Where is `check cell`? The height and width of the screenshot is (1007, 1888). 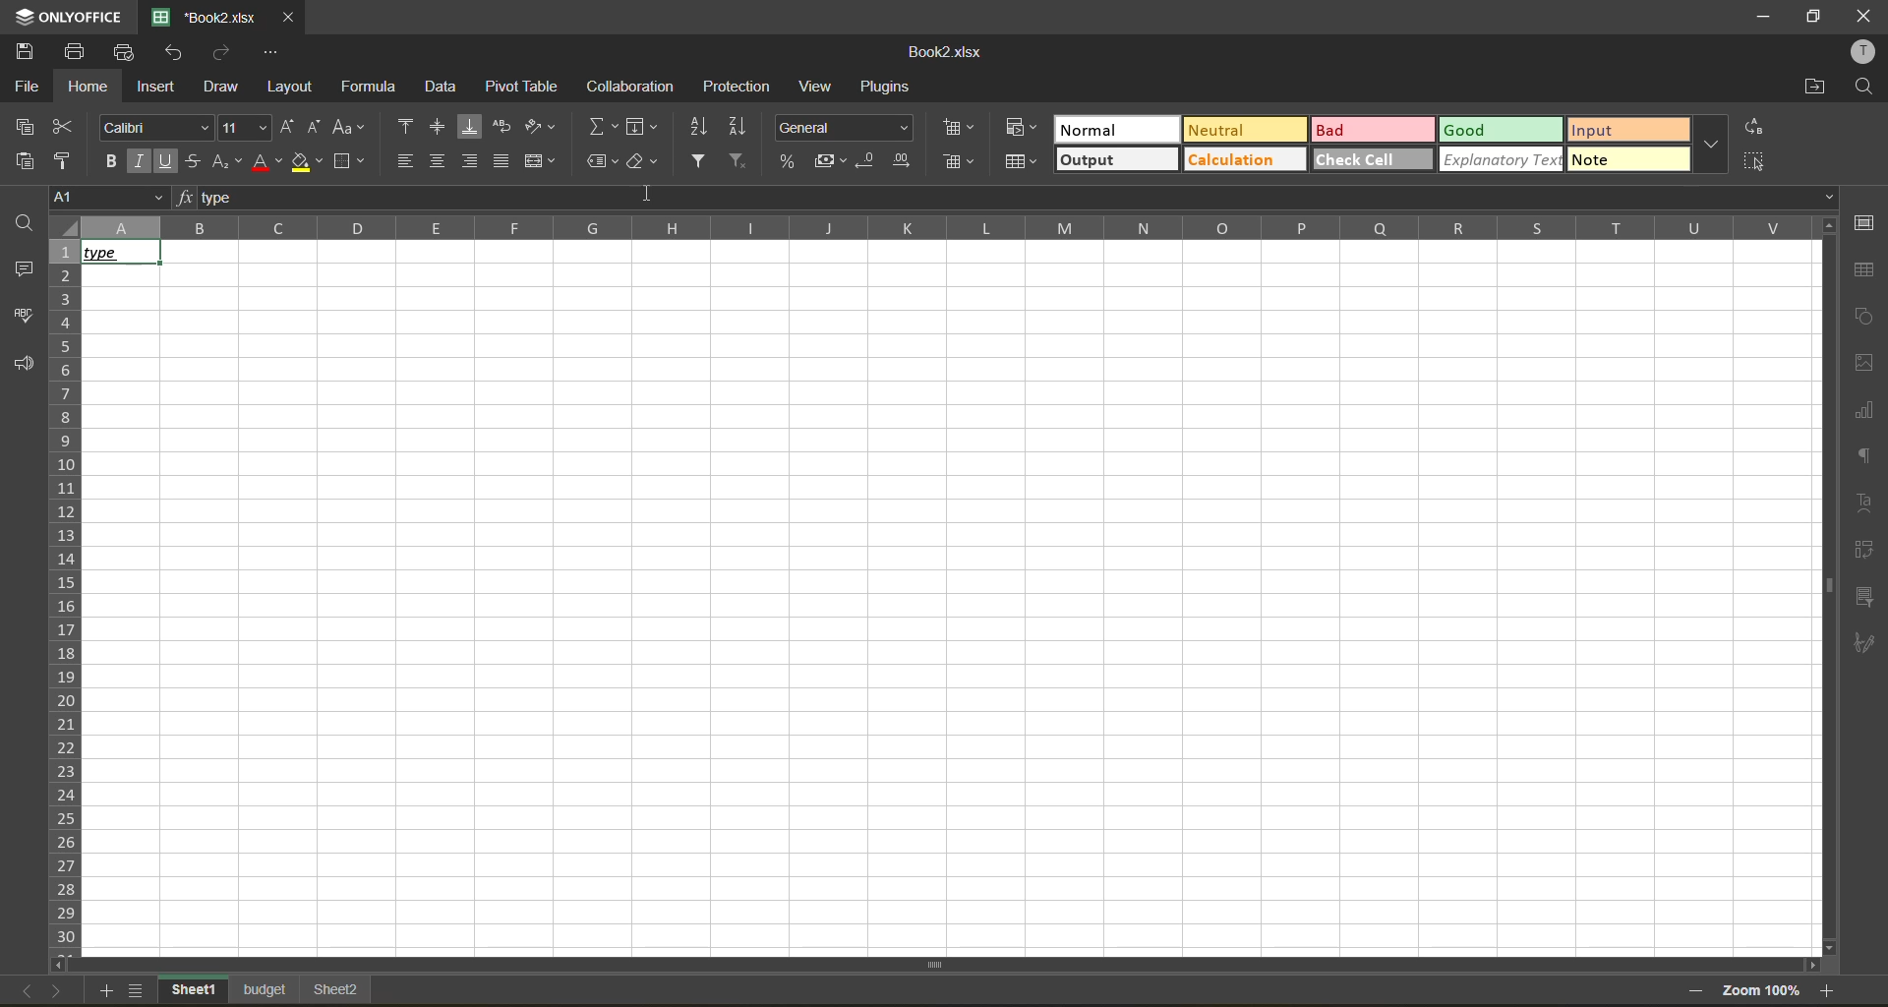
check cell is located at coordinates (1372, 159).